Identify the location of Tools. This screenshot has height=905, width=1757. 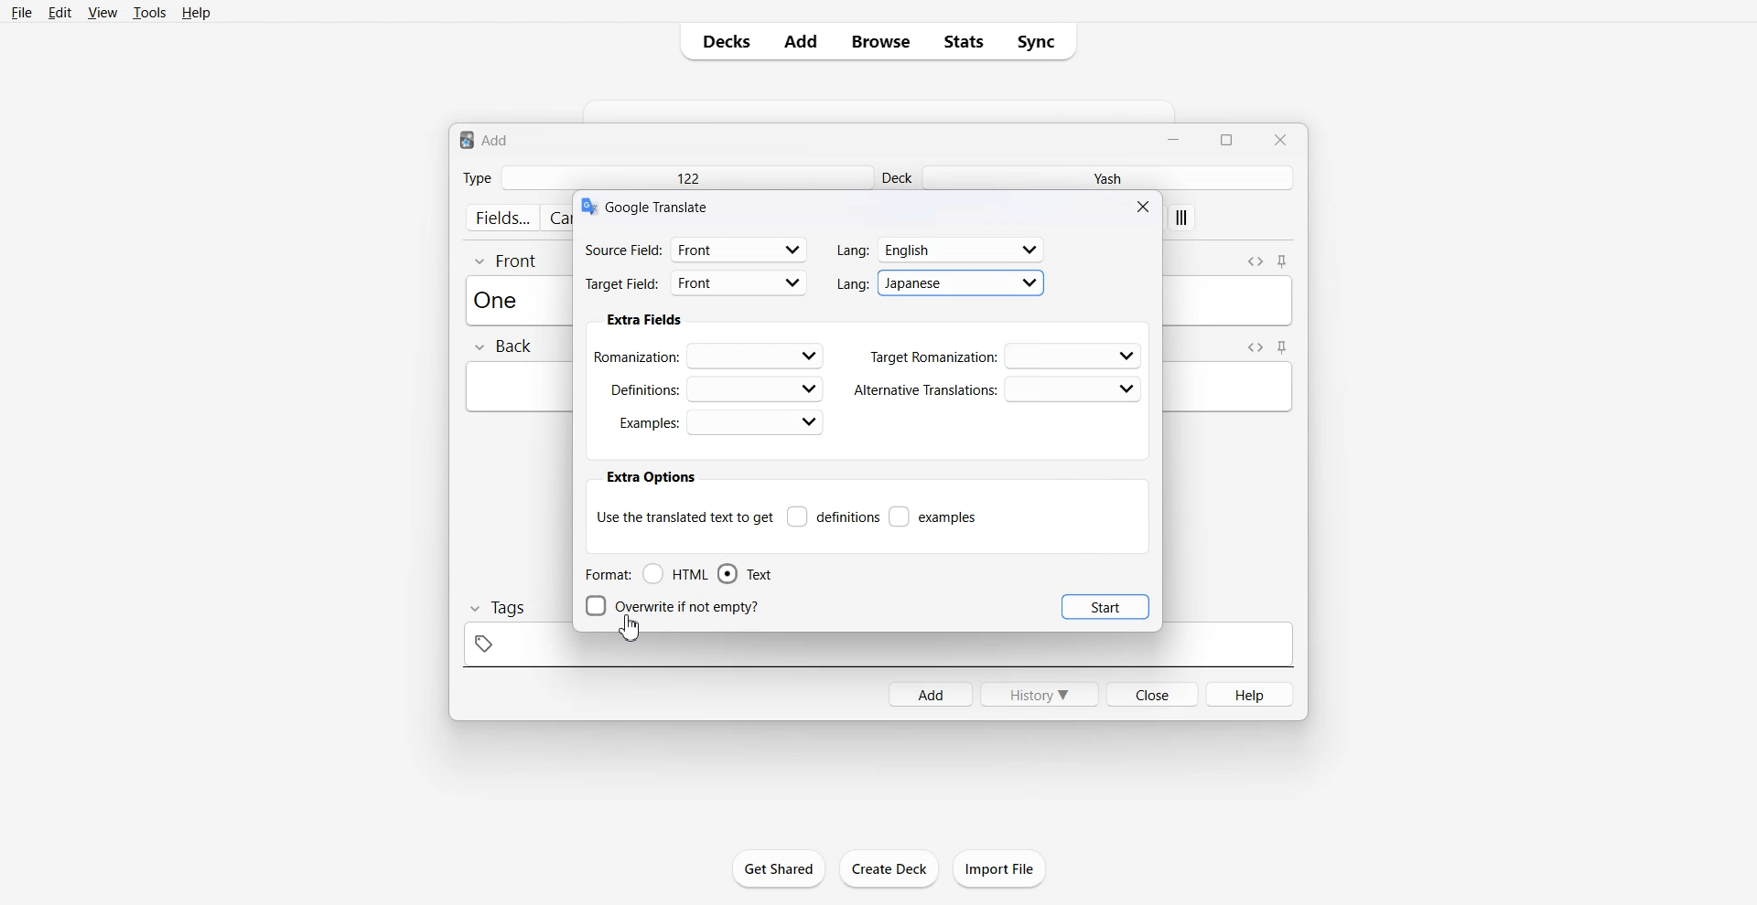
(149, 12).